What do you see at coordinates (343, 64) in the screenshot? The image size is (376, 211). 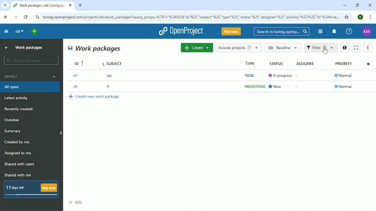 I see `Priority` at bounding box center [343, 64].